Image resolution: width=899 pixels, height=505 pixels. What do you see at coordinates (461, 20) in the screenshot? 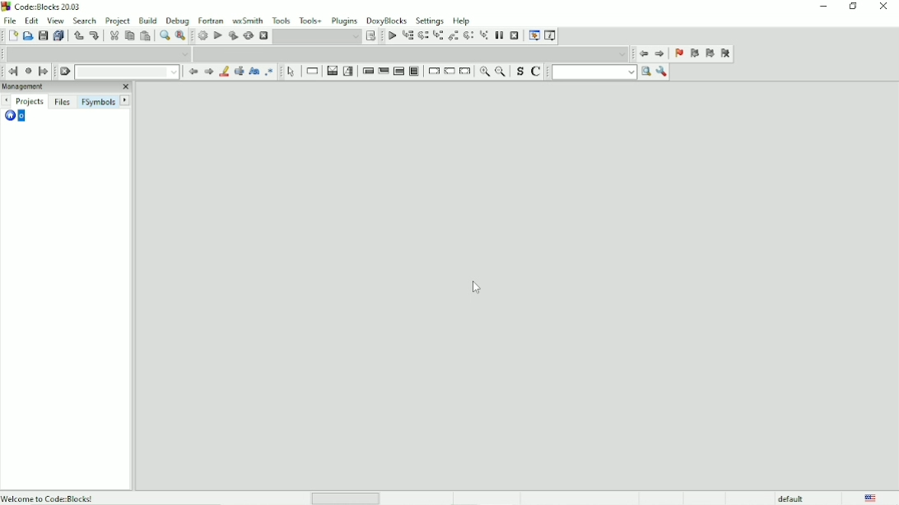
I see `Help` at bounding box center [461, 20].